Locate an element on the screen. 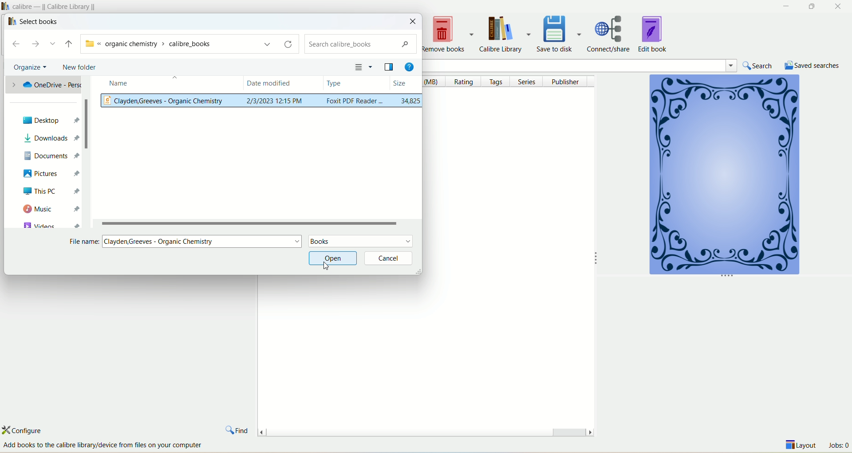  layout is located at coordinates (802, 446).